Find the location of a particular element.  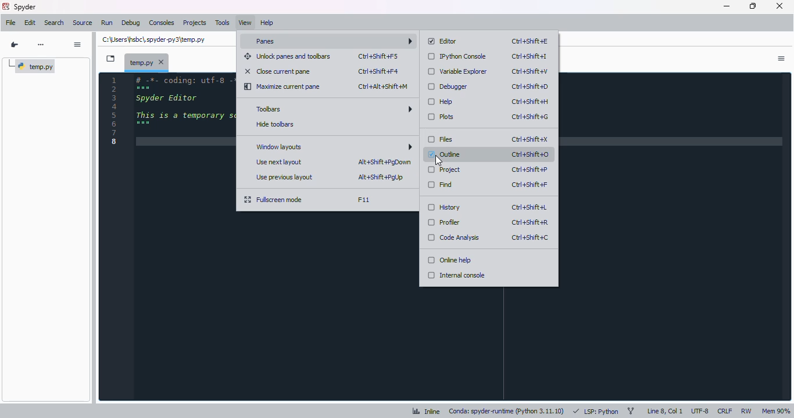

plots is located at coordinates (442, 117).